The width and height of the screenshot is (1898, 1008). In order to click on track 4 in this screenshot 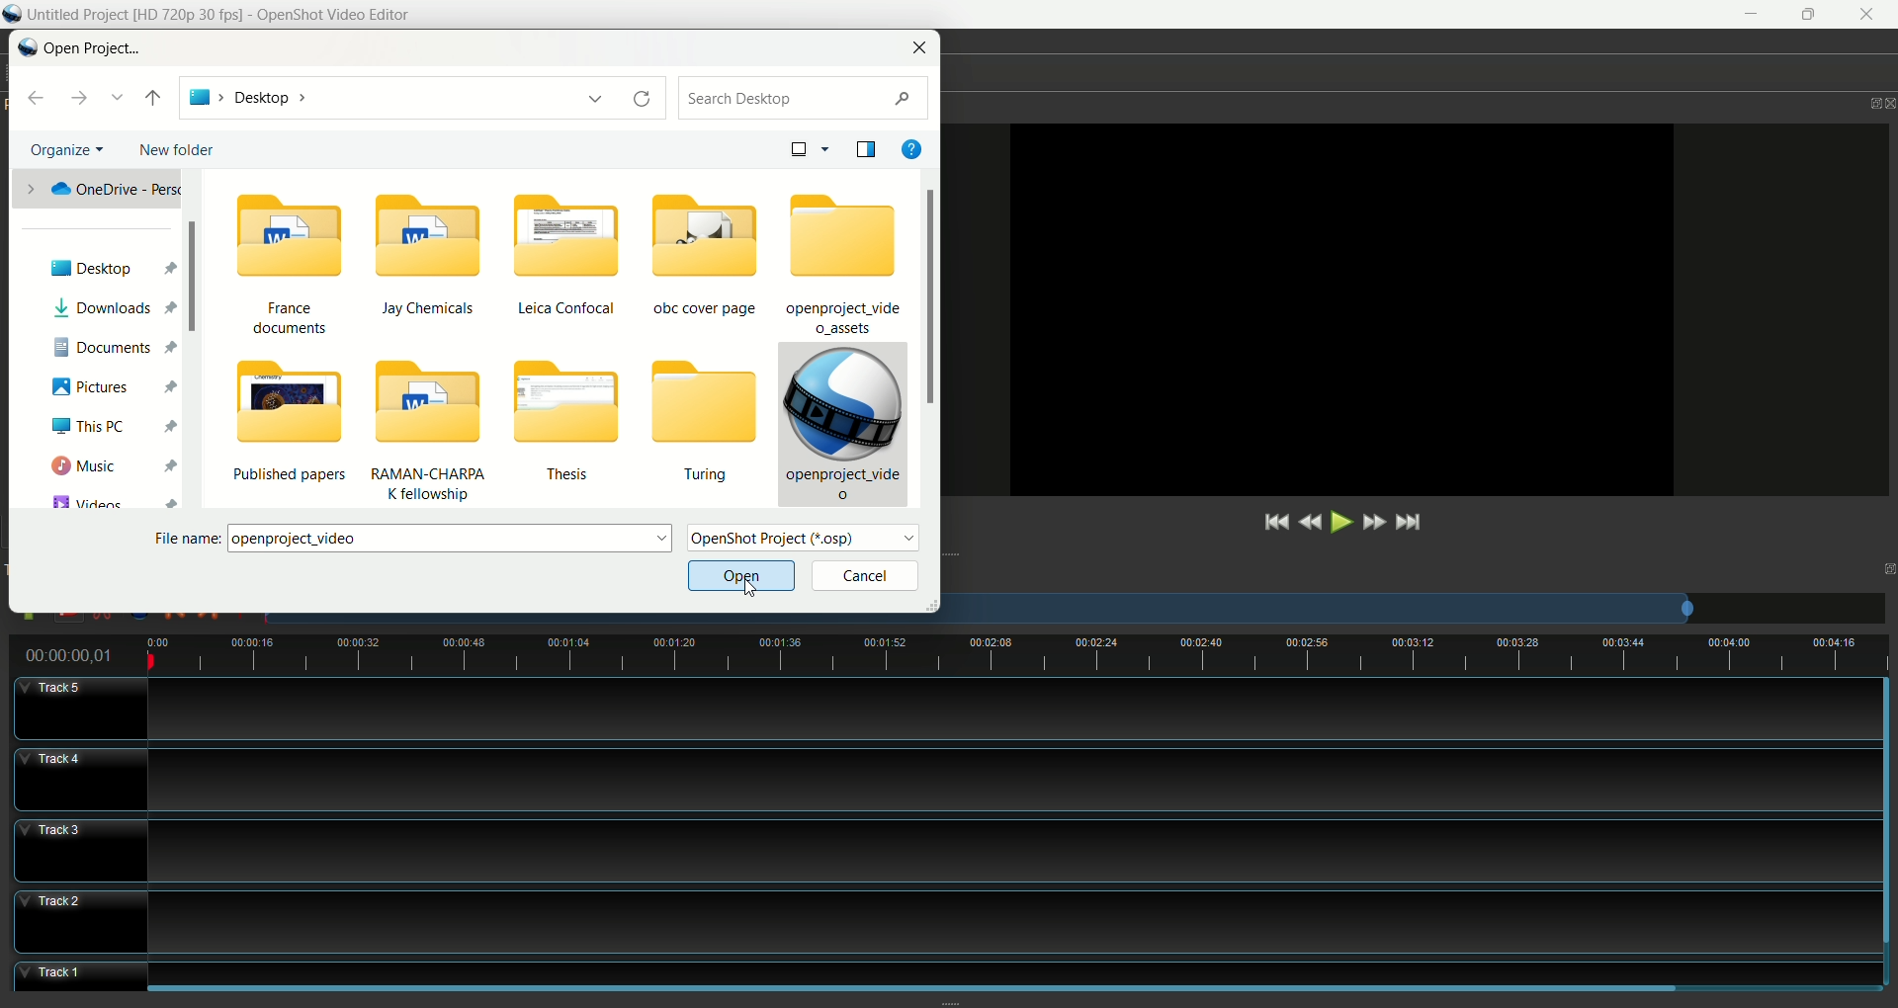, I will do `click(933, 780)`.